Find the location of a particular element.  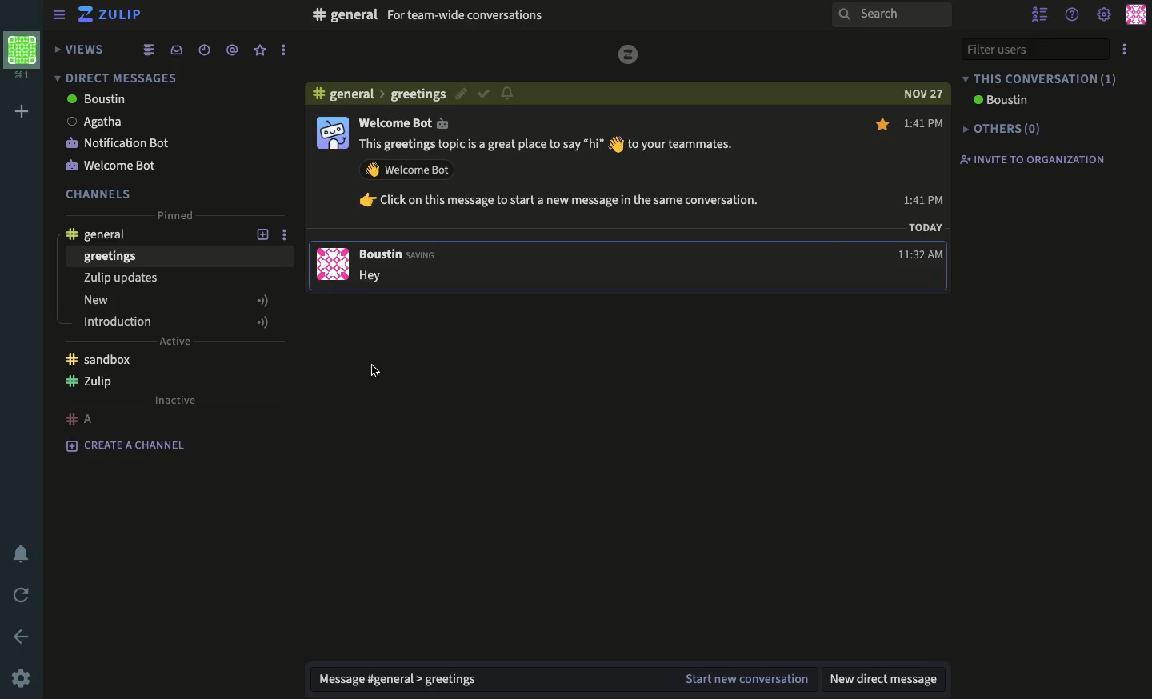

notification  is located at coordinates (509, 94).